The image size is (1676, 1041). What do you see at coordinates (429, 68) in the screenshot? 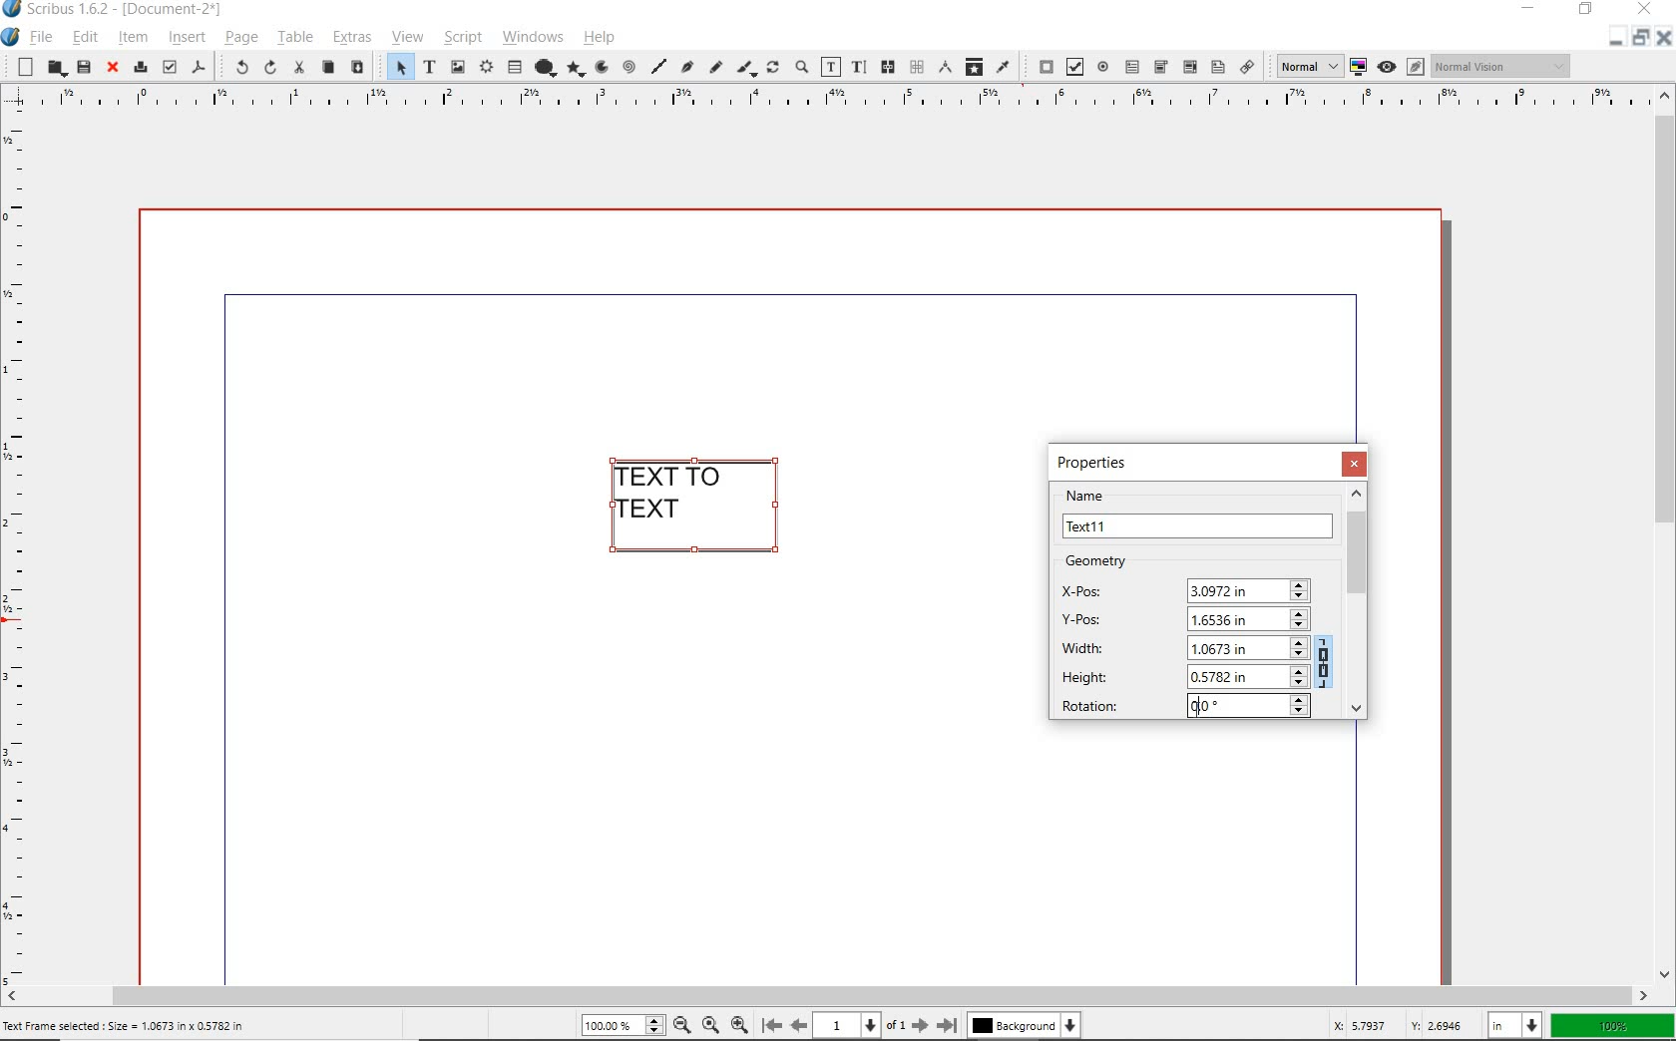
I see `text frame` at bounding box center [429, 68].